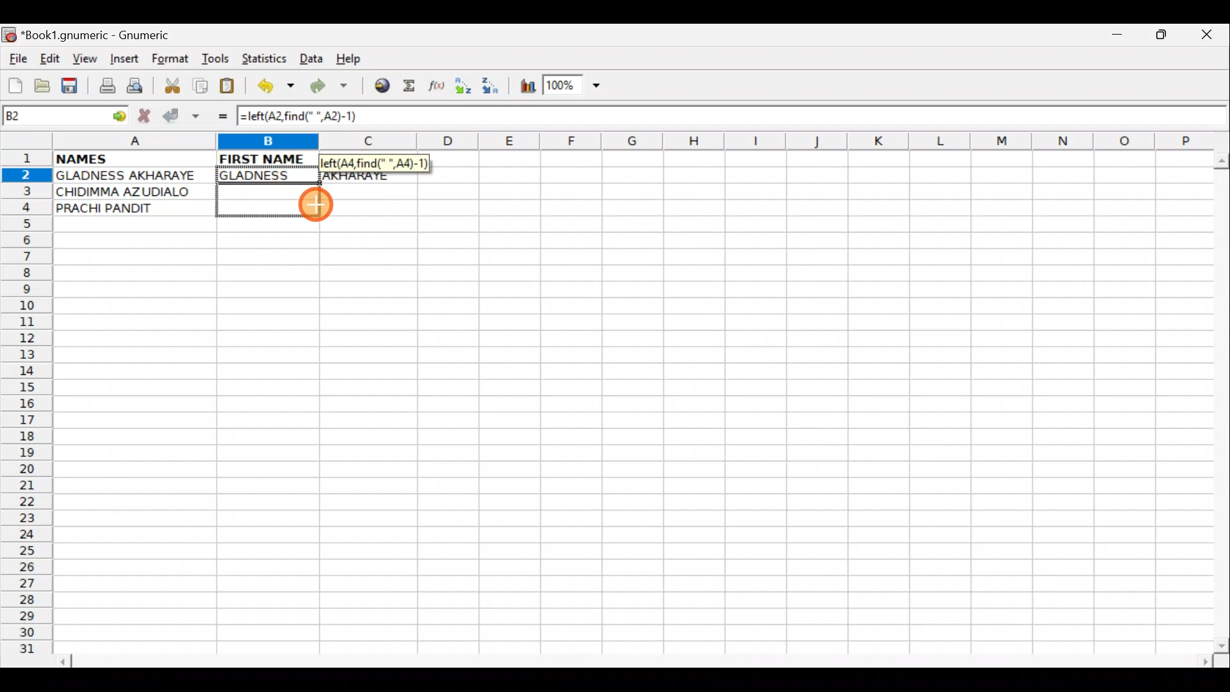 The width and height of the screenshot is (1230, 692). Describe the element at coordinates (311, 117) in the screenshot. I see `=left(A2, find(" ",A2)-1)` at that location.